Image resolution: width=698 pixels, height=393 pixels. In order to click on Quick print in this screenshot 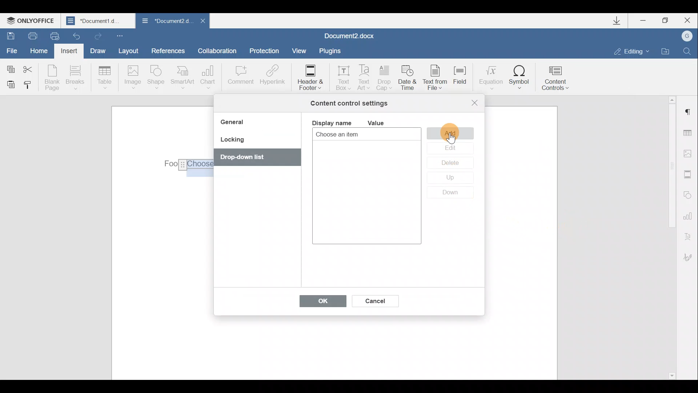, I will do `click(54, 36)`.